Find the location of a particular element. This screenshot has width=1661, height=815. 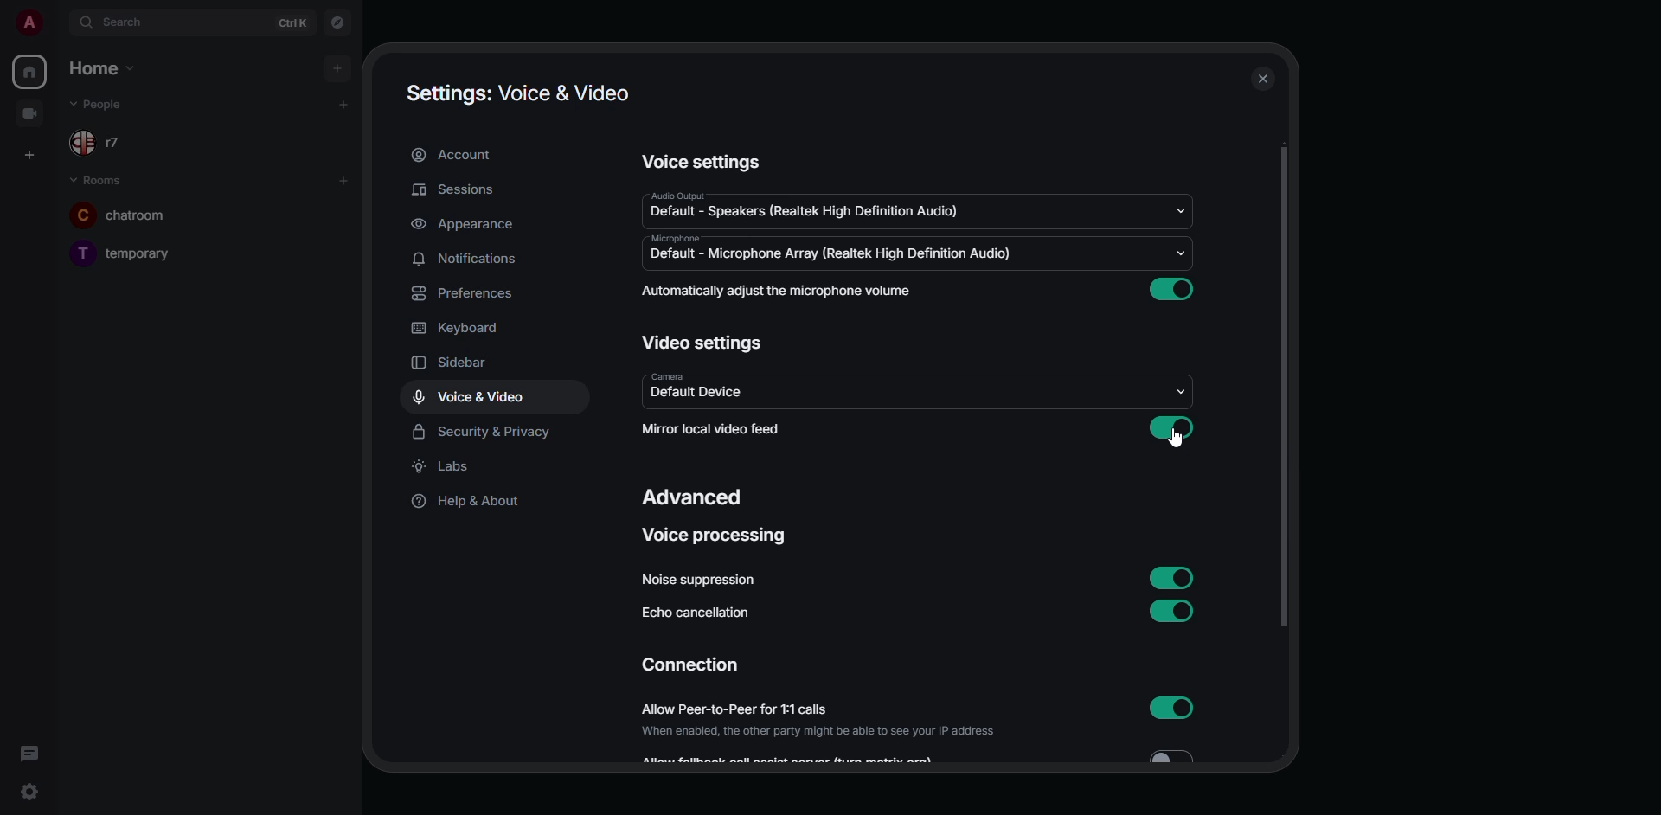

sessions is located at coordinates (459, 191).